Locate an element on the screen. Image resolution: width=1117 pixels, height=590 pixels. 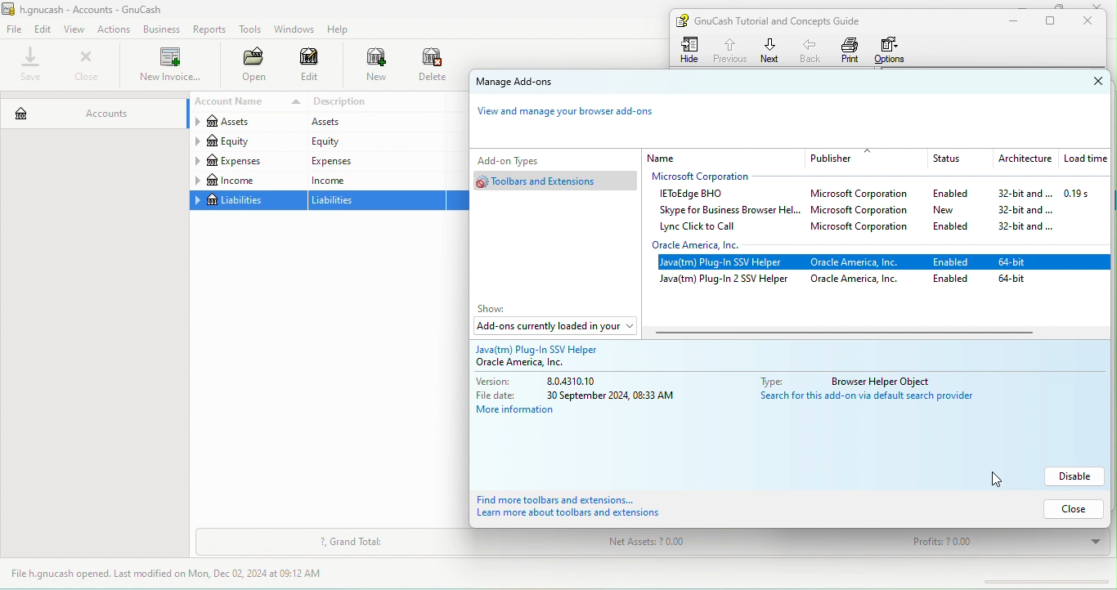
options is located at coordinates (894, 50).